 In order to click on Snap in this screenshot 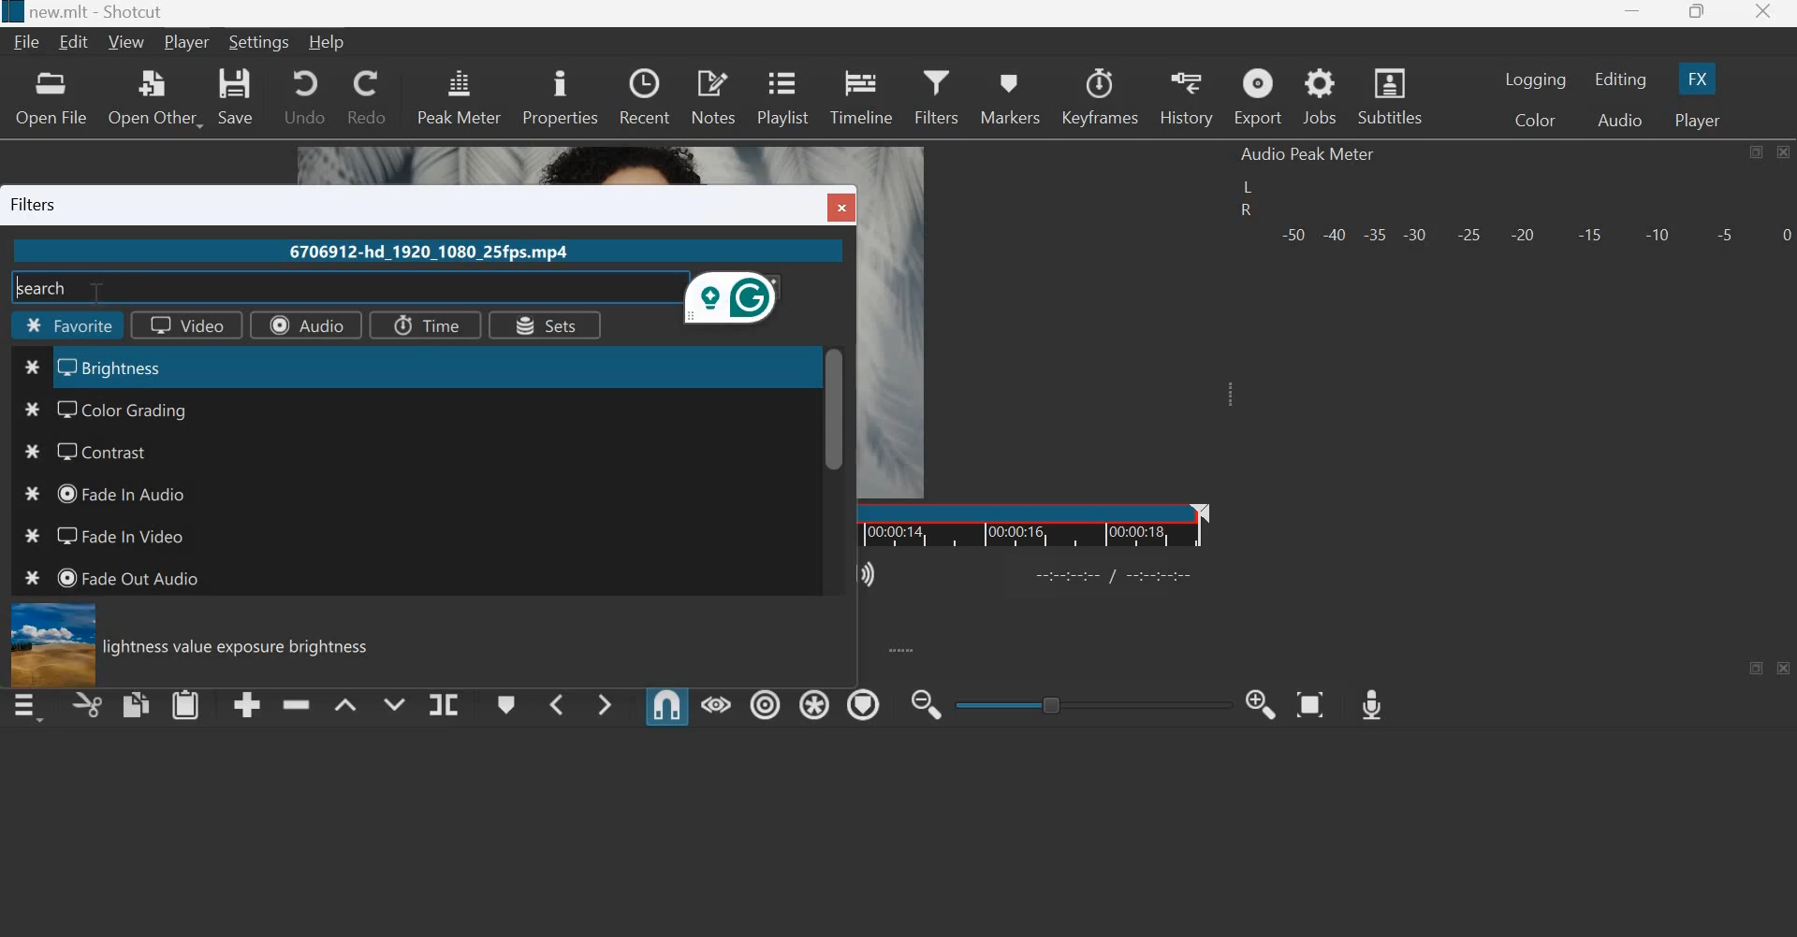, I will do `click(666, 705)`.